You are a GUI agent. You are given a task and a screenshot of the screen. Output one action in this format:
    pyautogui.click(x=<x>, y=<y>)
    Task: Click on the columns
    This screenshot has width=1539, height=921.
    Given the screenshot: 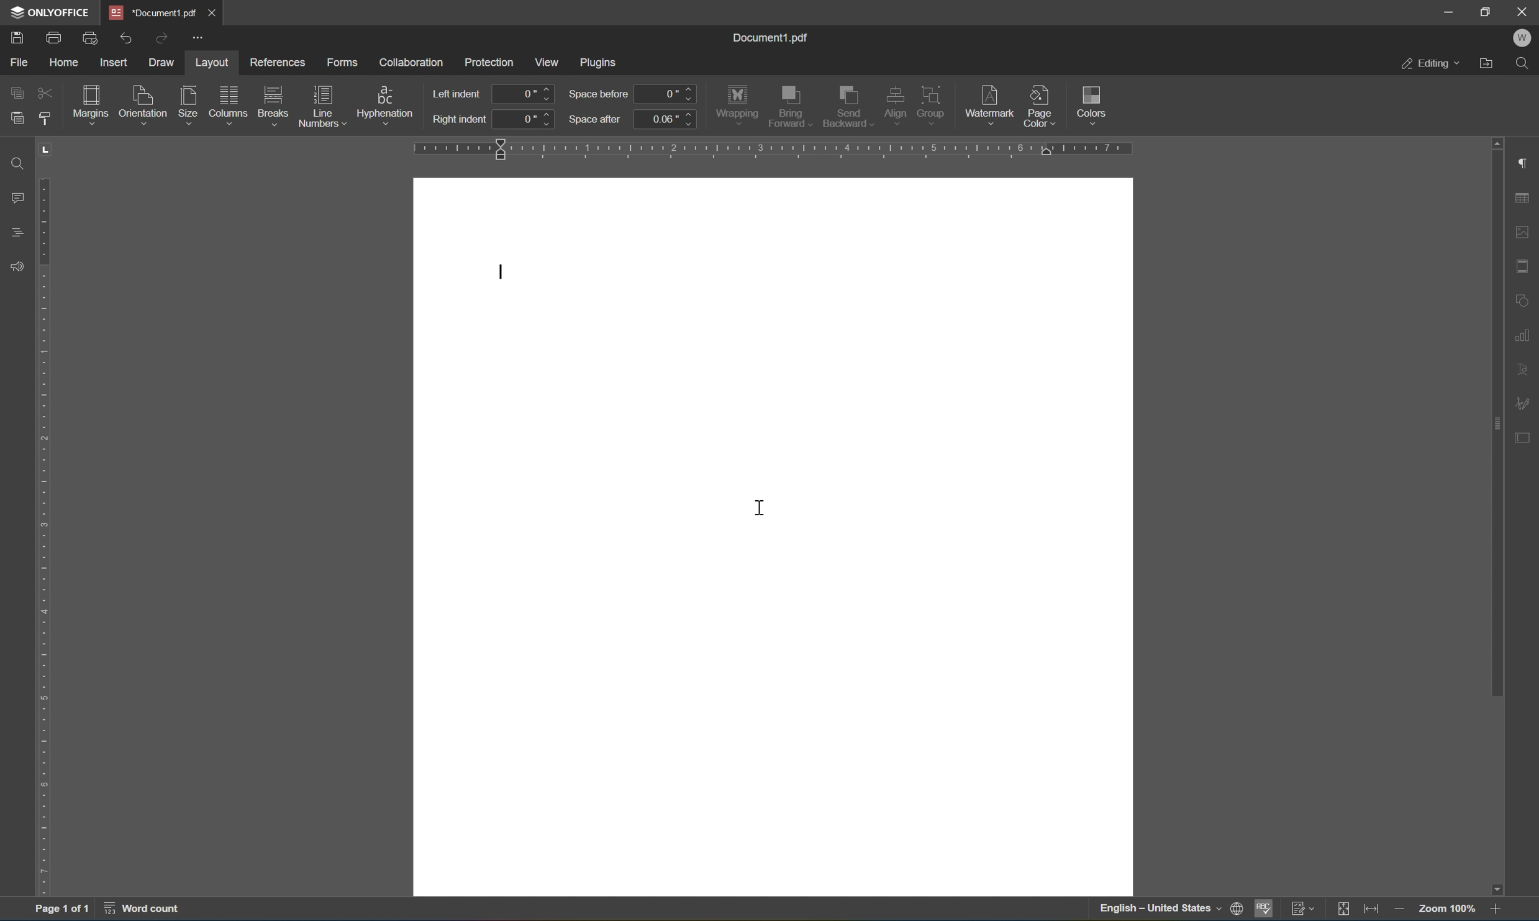 What is the action you would take?
    pyautogui.click(x=227, y=99)
    